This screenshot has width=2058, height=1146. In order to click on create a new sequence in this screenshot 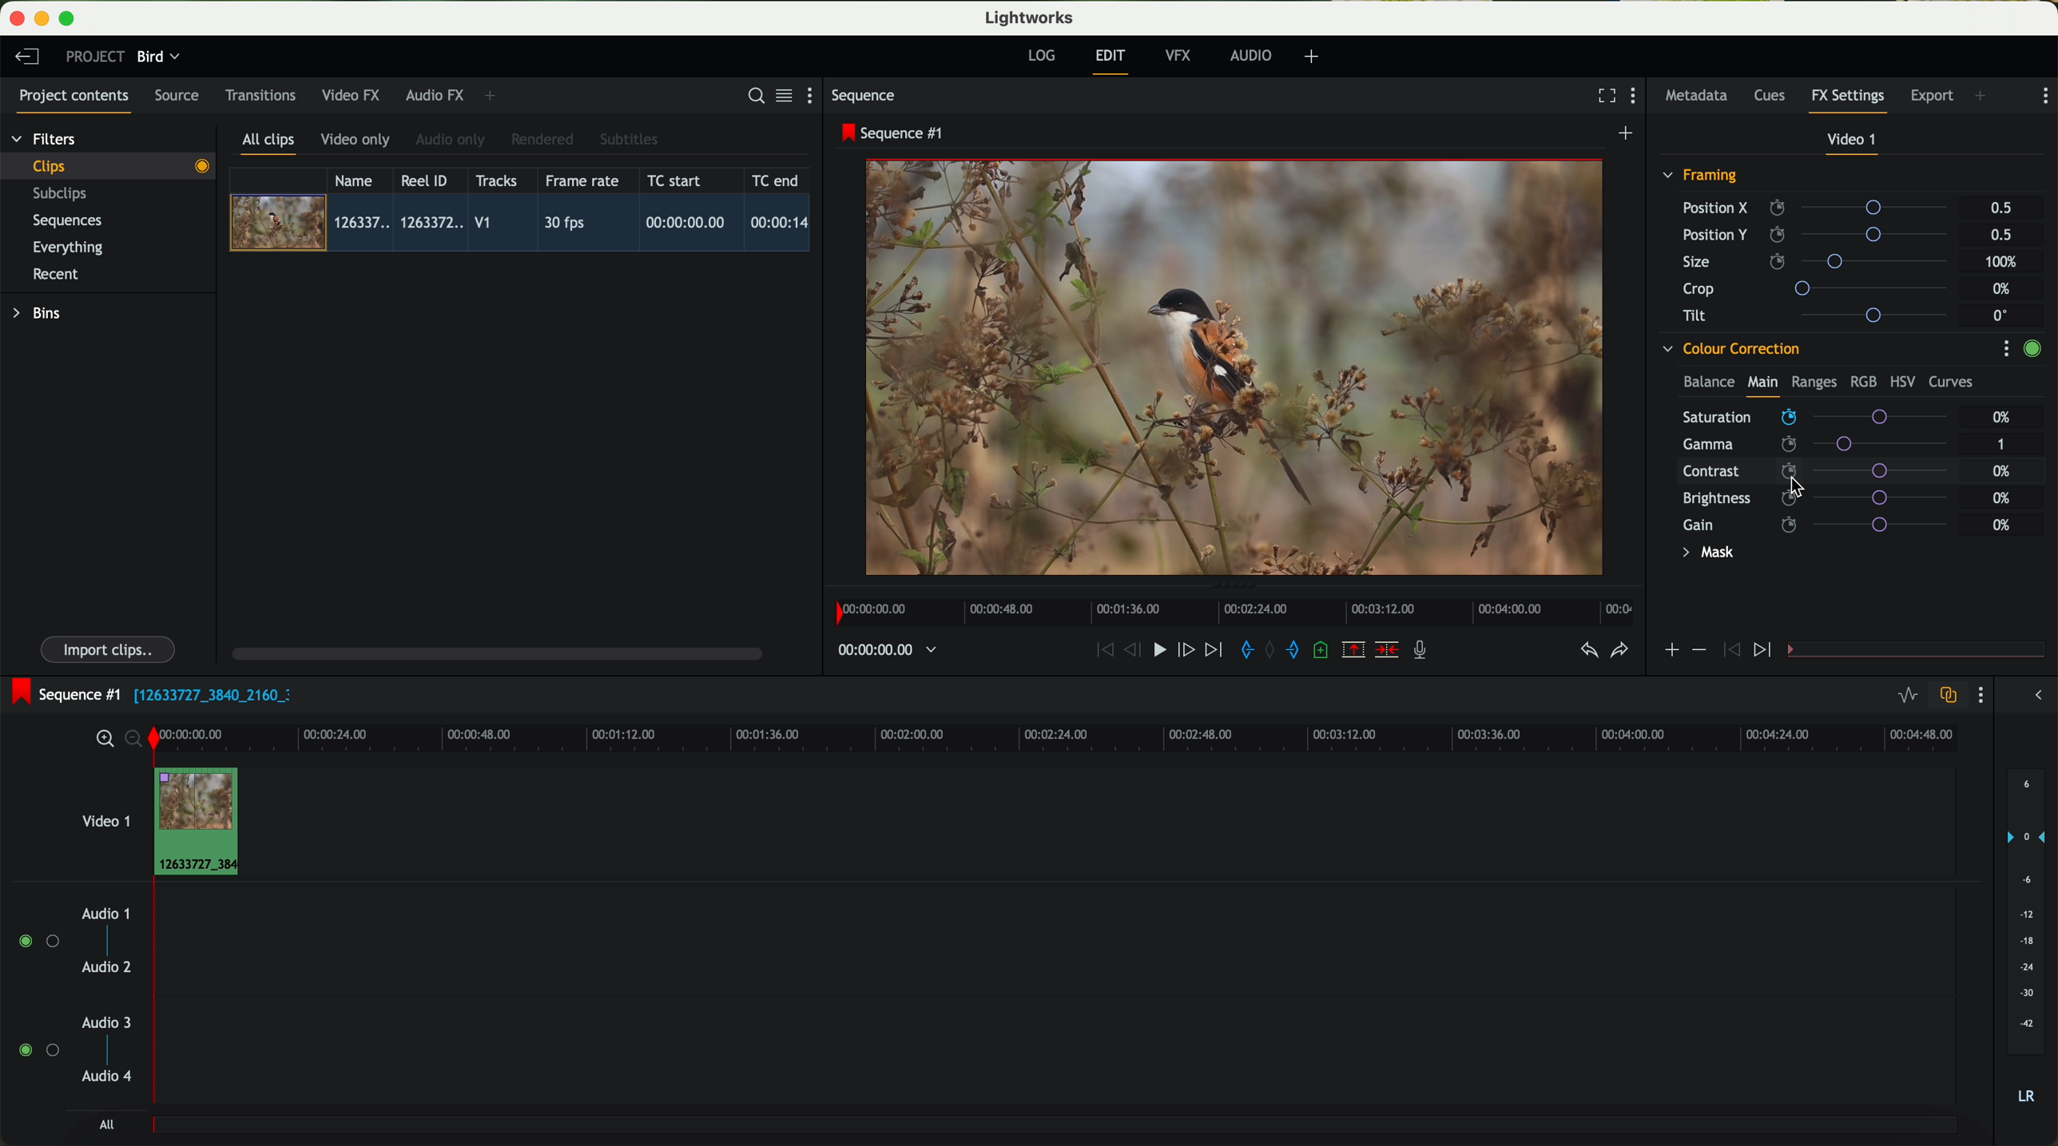, I will do `click(1628, 134)`.